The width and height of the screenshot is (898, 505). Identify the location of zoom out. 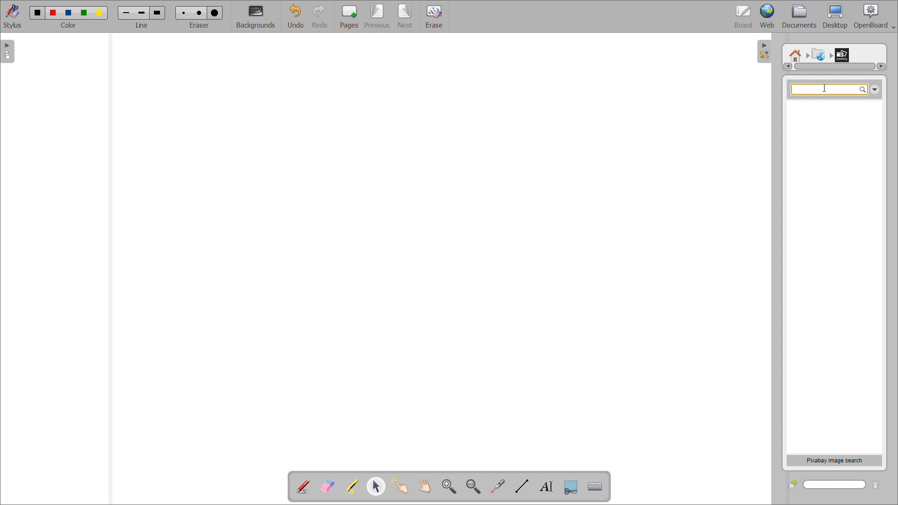
(474, 486).